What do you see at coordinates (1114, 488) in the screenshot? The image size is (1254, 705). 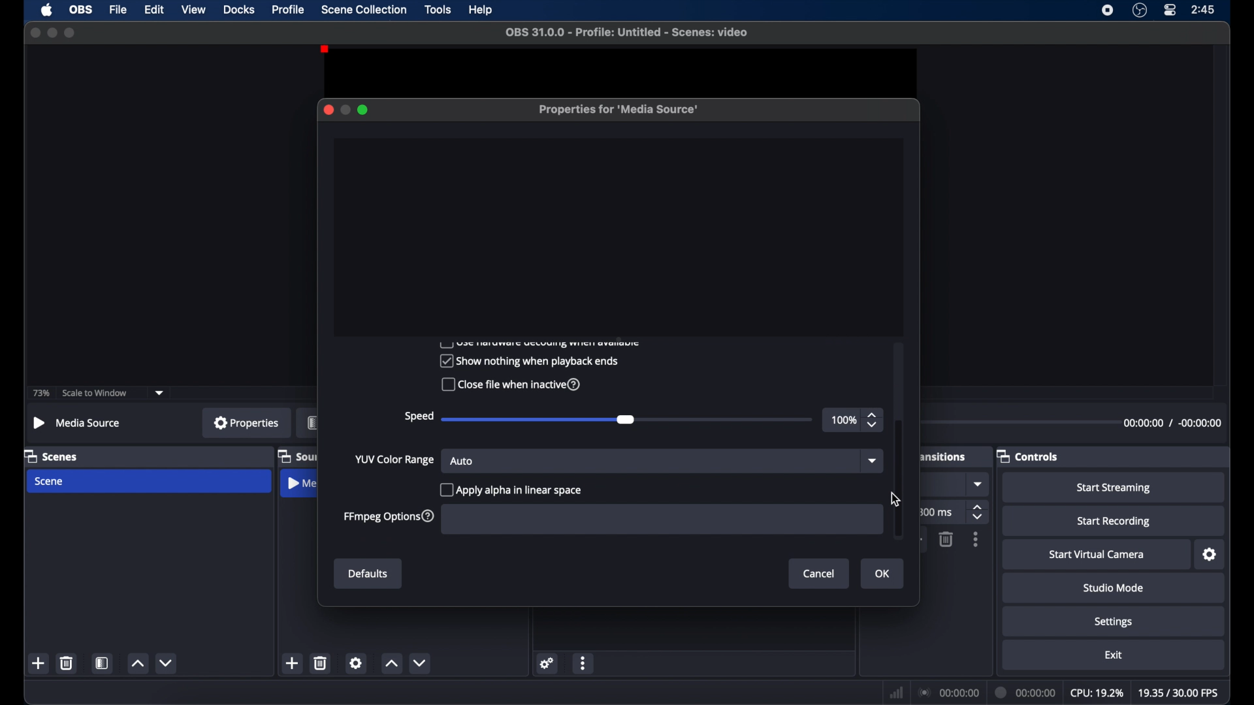 I see `start streaming` at bounding box center [1114, 488].